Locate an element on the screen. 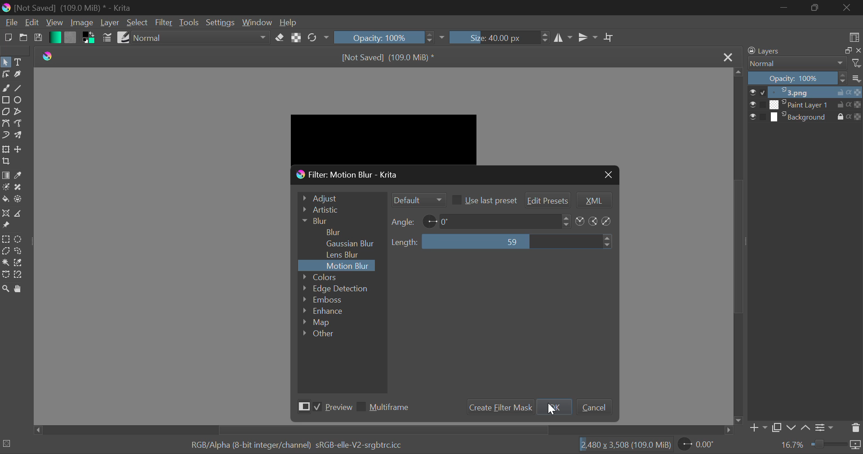  Rotate is located at coordinates (318, 37).